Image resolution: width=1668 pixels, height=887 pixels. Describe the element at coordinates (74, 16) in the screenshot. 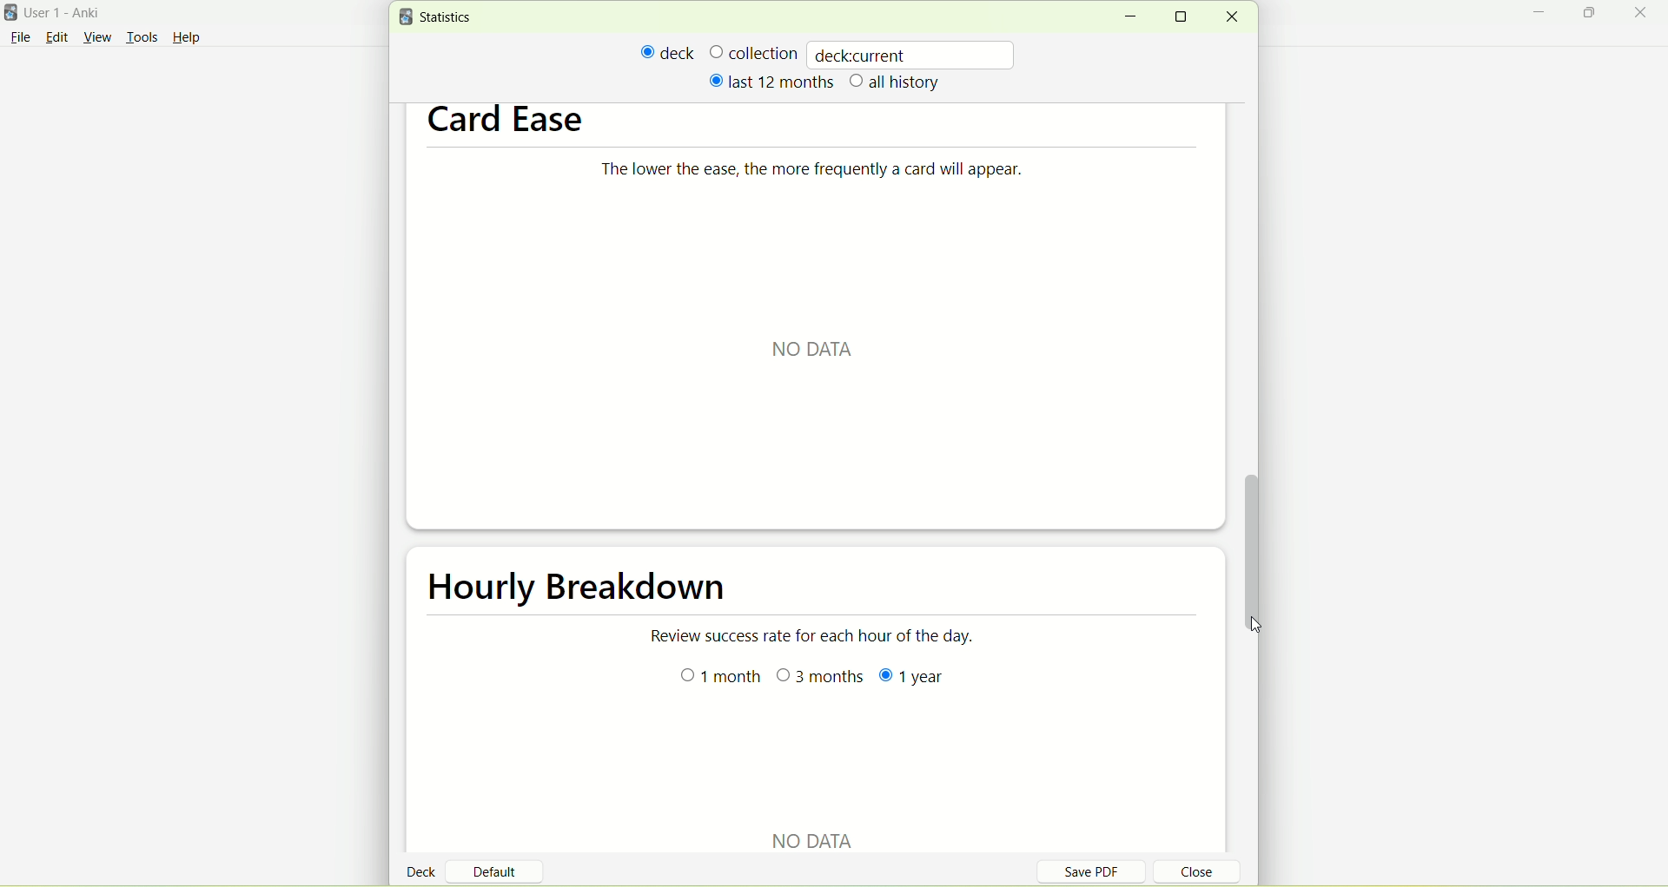

I see `User 1- Anki` at that location.